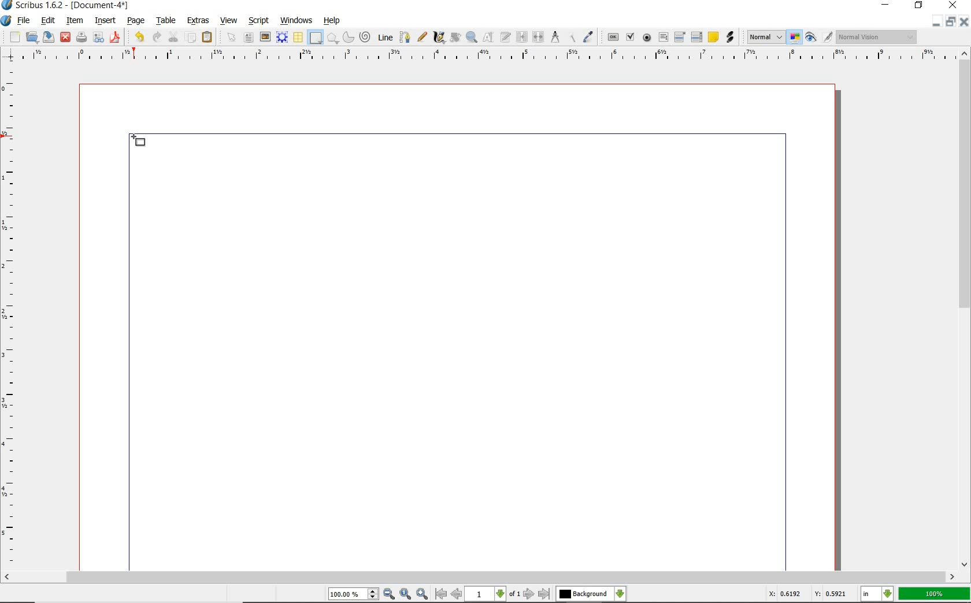  What do you see at coordinates (105, 20) in the screenshot?
I see `insert` at bounding box center [105, 20].